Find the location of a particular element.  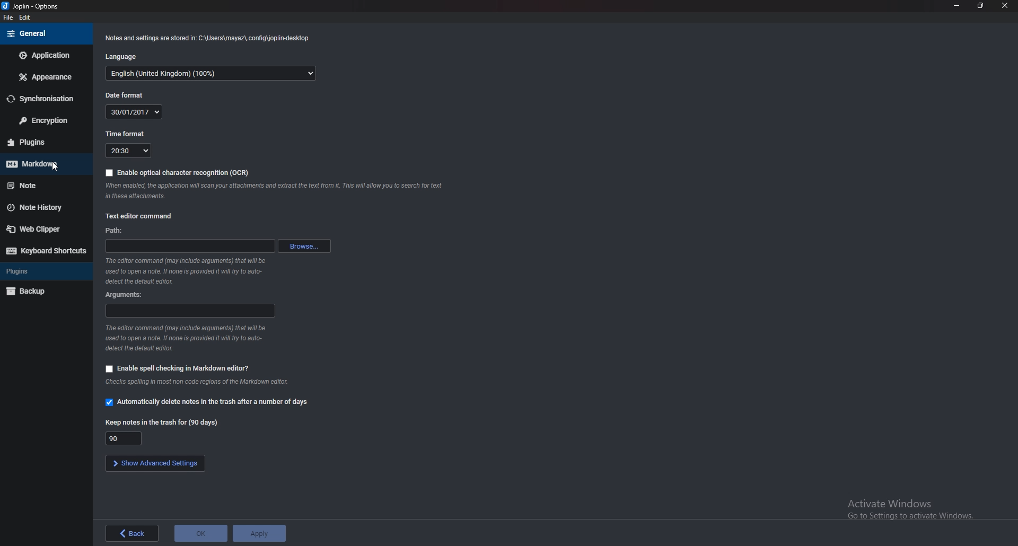

Keep notes in the trash for is located at coordinates (163, 421).